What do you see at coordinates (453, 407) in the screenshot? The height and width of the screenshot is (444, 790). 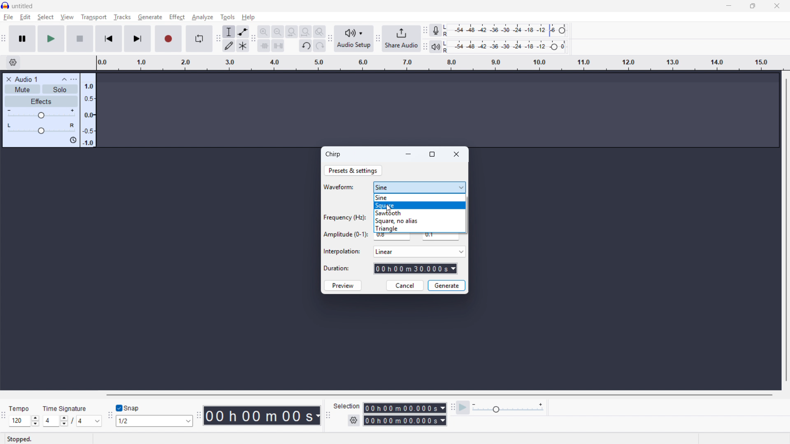 I see `Play at speed toolbar ` at bounding box center [453, 407].